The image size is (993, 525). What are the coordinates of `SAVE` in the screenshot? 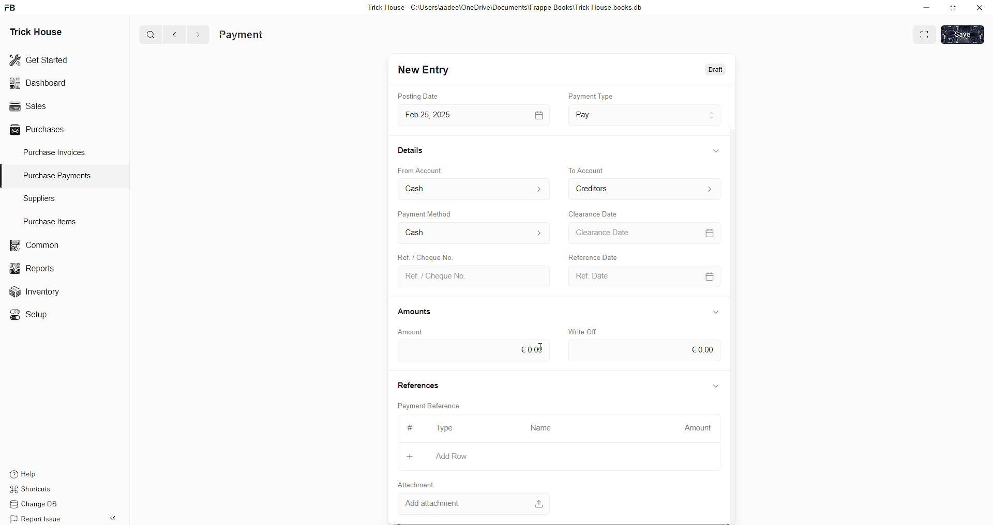 It's located at (965, 34).